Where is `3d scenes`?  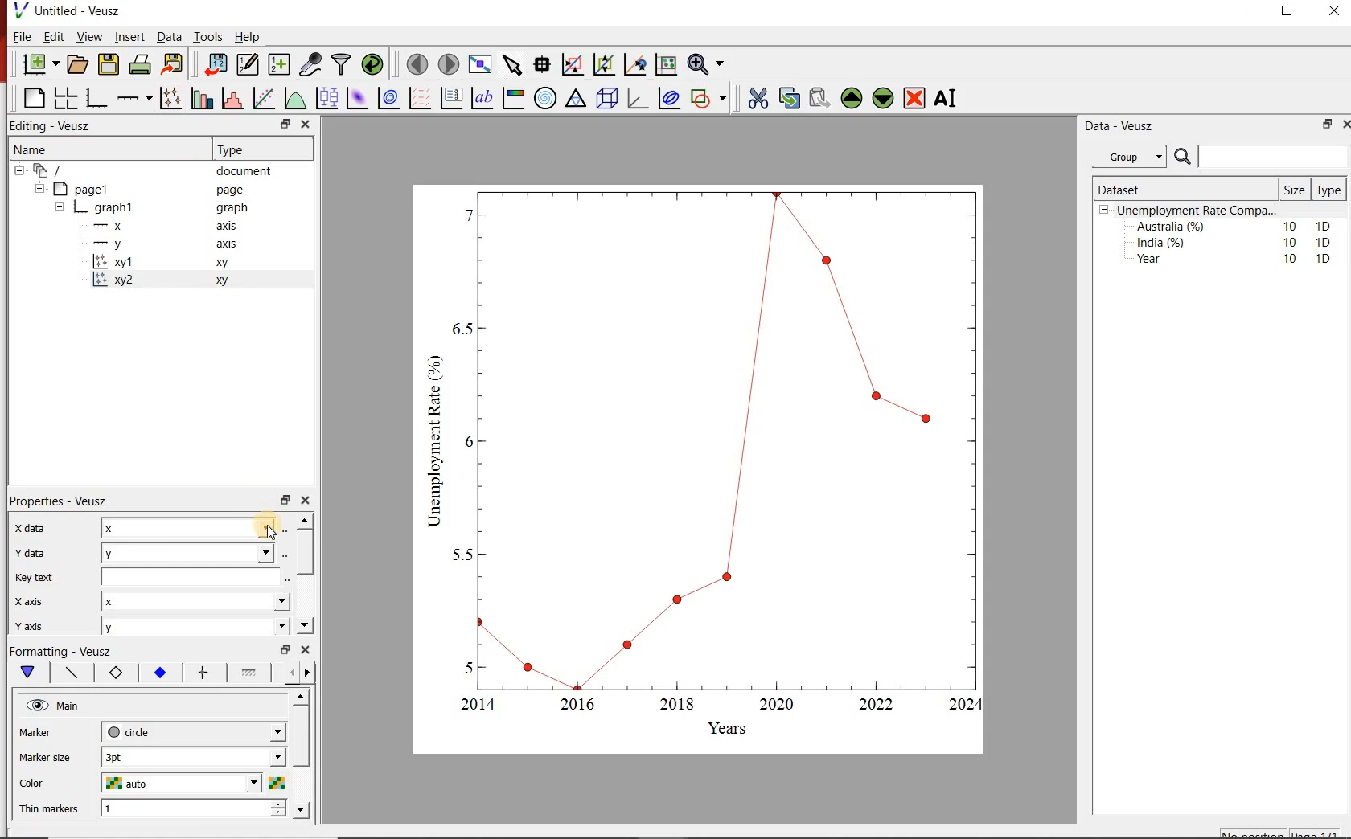
3d scenes is located at coordinates (605, 97).